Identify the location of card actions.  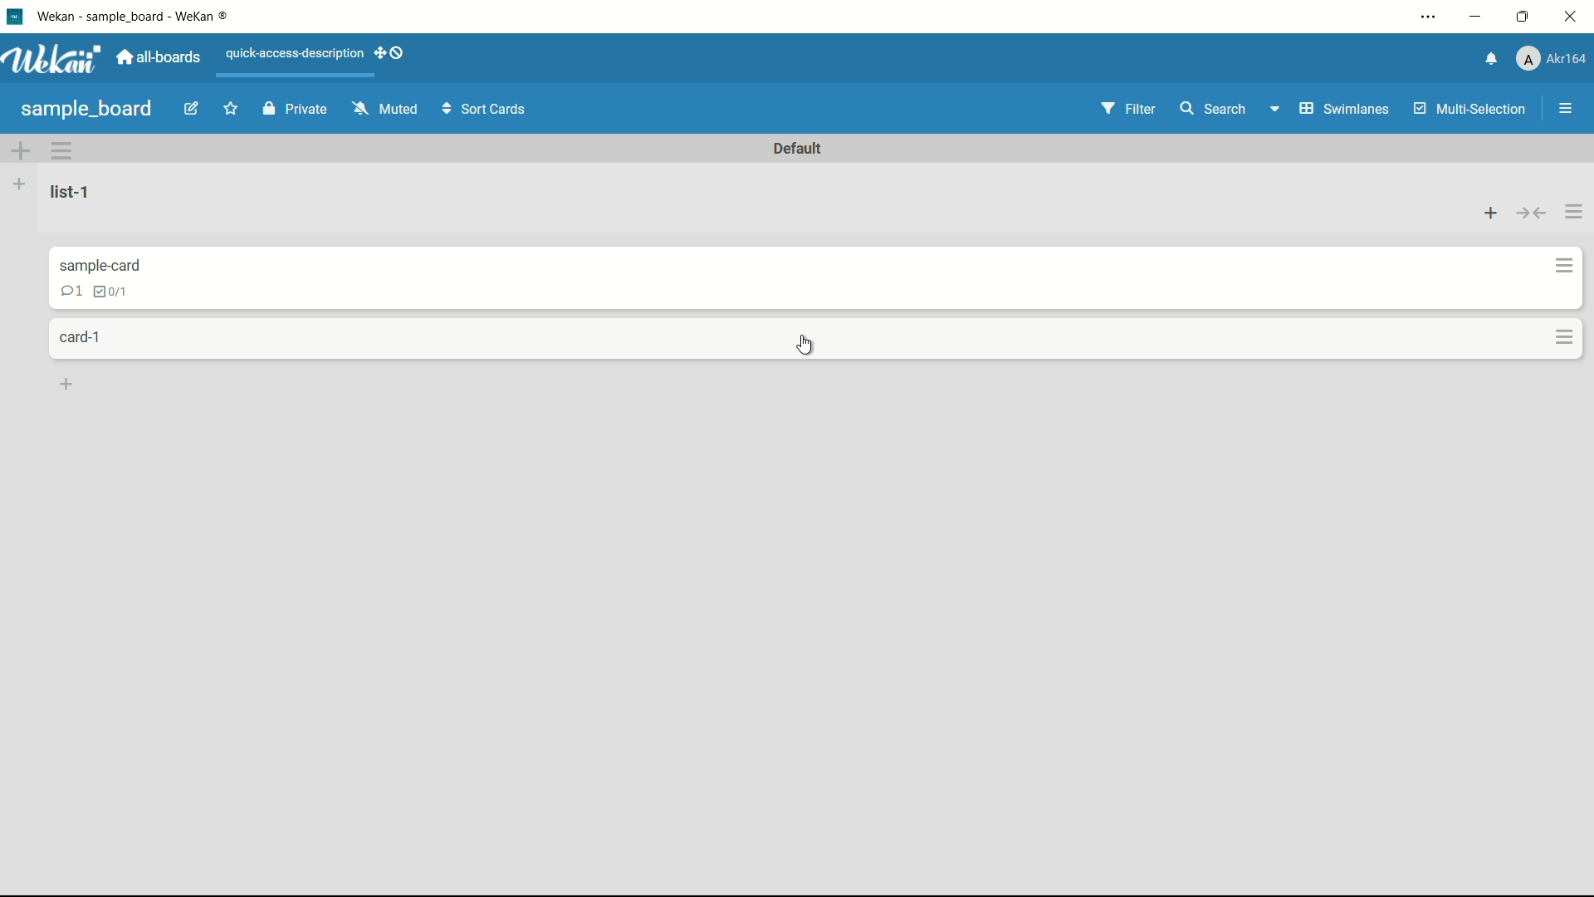
(1558, 336).